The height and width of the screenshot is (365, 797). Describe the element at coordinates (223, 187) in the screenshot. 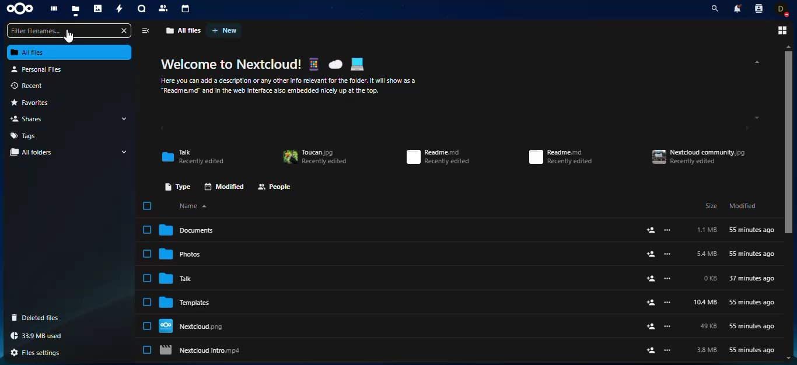

I see `modified` at that location.